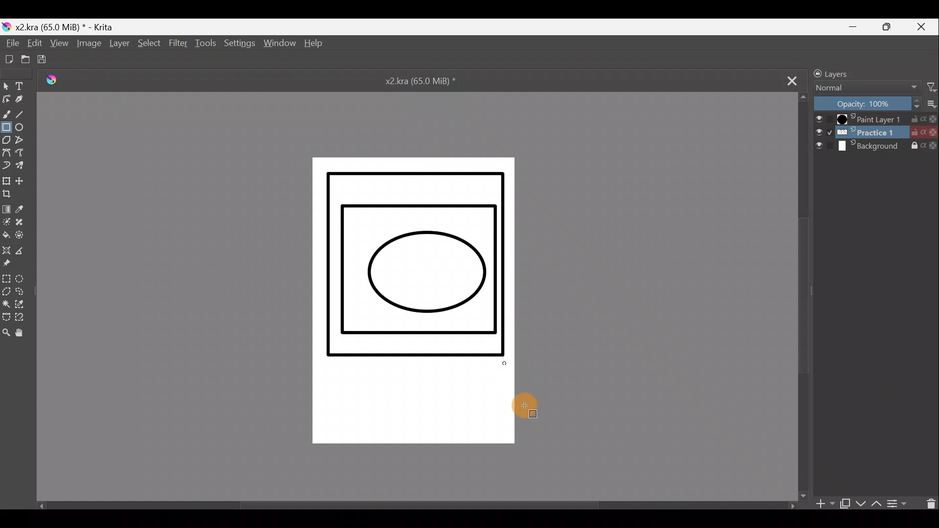 Image resolution: width=939 pixels, height=528 pixels. What do you see at coordinates (875, 119) in the screenshot?
I see `Paint Layer 1` at bounding box center [875, 119].